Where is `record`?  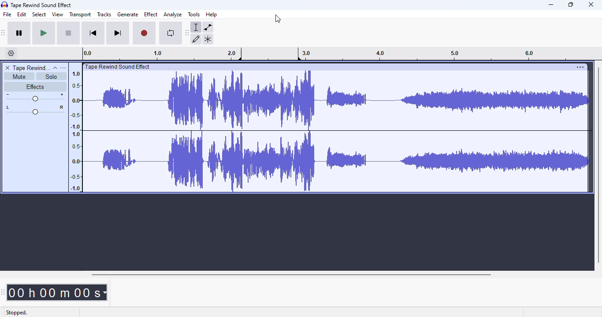
record is located at coordinates (145, 32).